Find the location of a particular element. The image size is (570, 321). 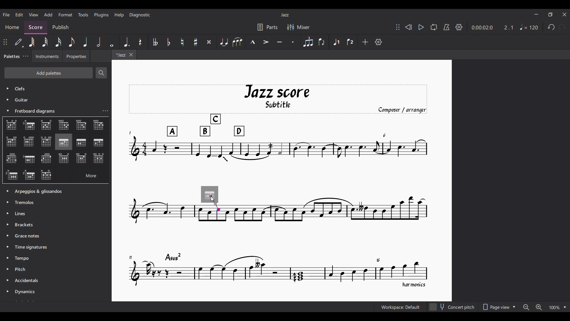

Mixer settings is located at coordinates (298, 27).